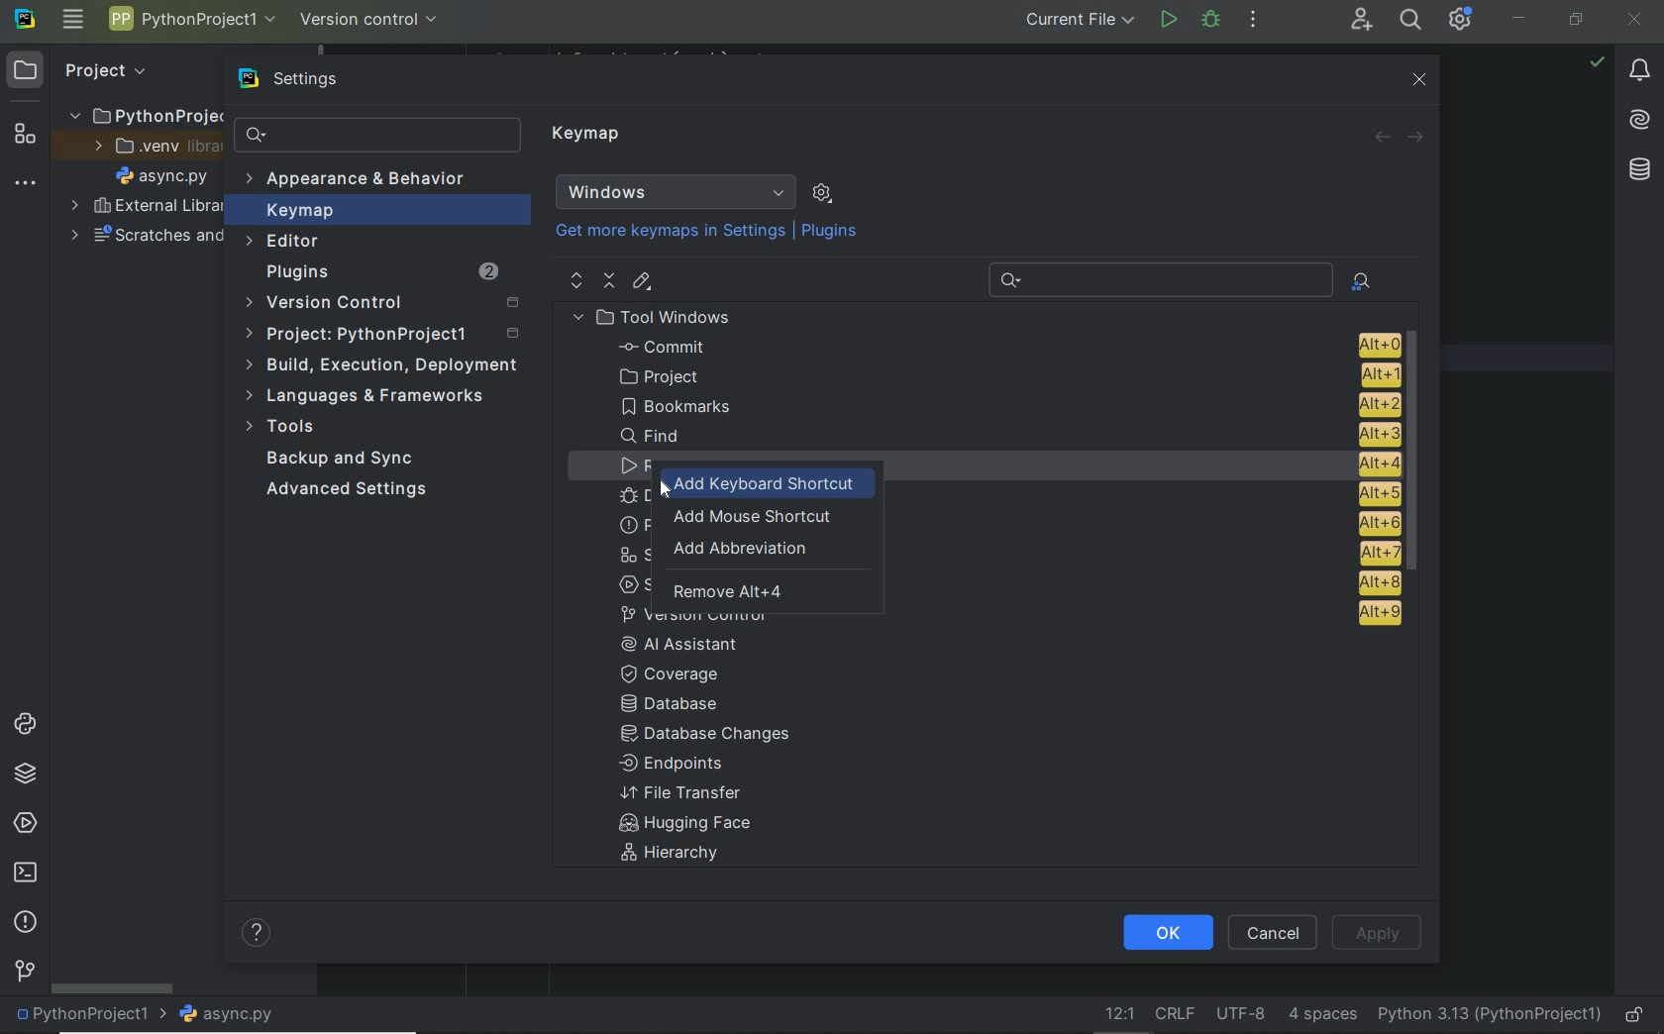 The height and width of the screenshot is (1034, 1664). I want to click on alt + 7, so click(1379, 553).